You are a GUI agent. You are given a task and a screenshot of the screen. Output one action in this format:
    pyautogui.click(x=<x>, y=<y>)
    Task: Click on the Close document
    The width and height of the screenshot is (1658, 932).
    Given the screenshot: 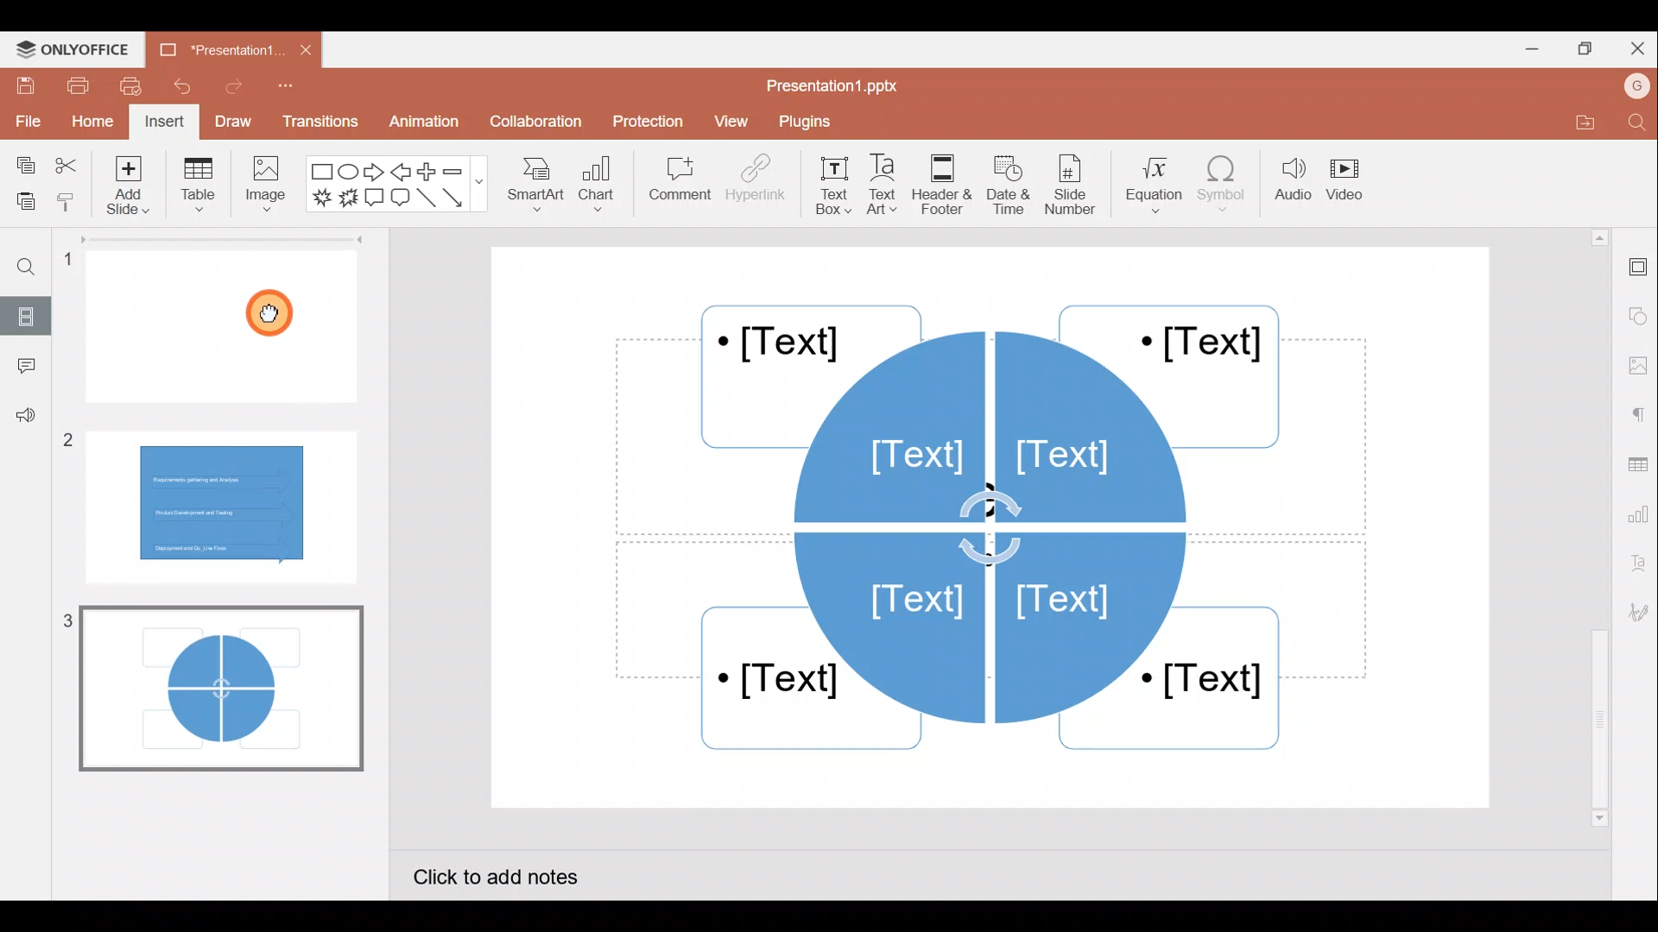 What is the action you would take?
    pyautogui.click(x=299, y=48)
    